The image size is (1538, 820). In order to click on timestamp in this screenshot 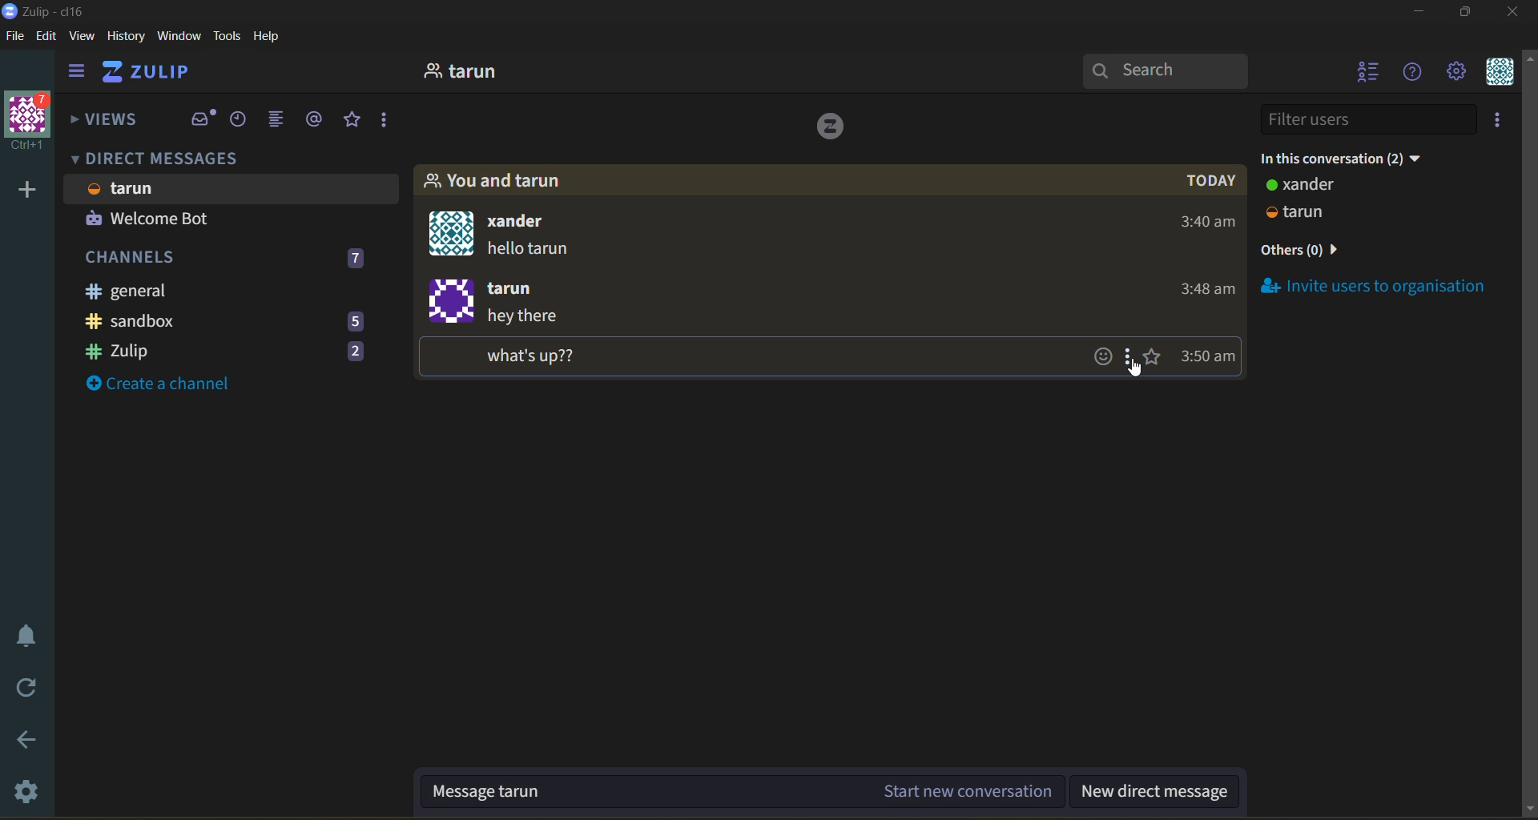, I will do `click(1198, 261)`.